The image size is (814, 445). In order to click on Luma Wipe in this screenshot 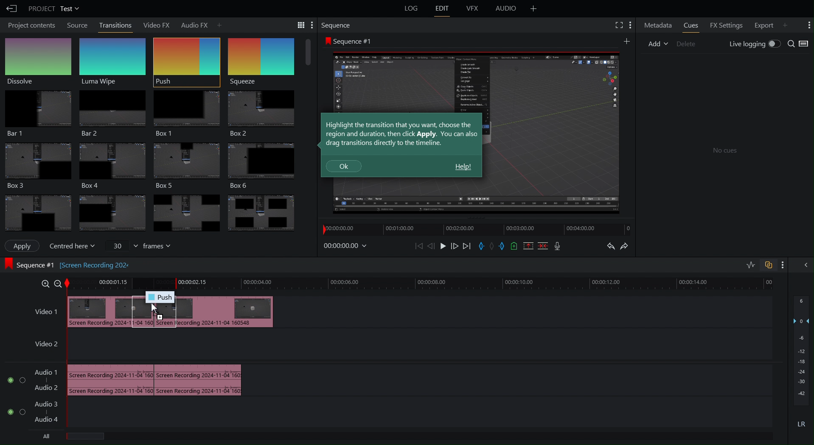, I will do `click(113, 61)`.